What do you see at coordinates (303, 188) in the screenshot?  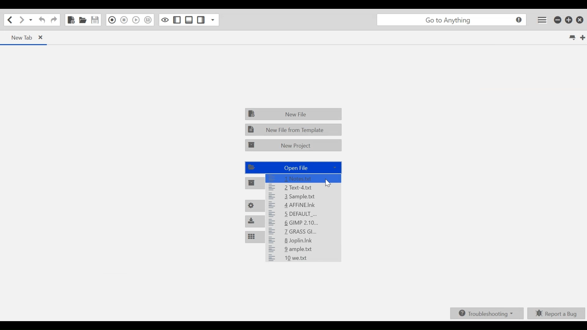 I see `2 Text-4.txt` at bounding box center [303, 188].